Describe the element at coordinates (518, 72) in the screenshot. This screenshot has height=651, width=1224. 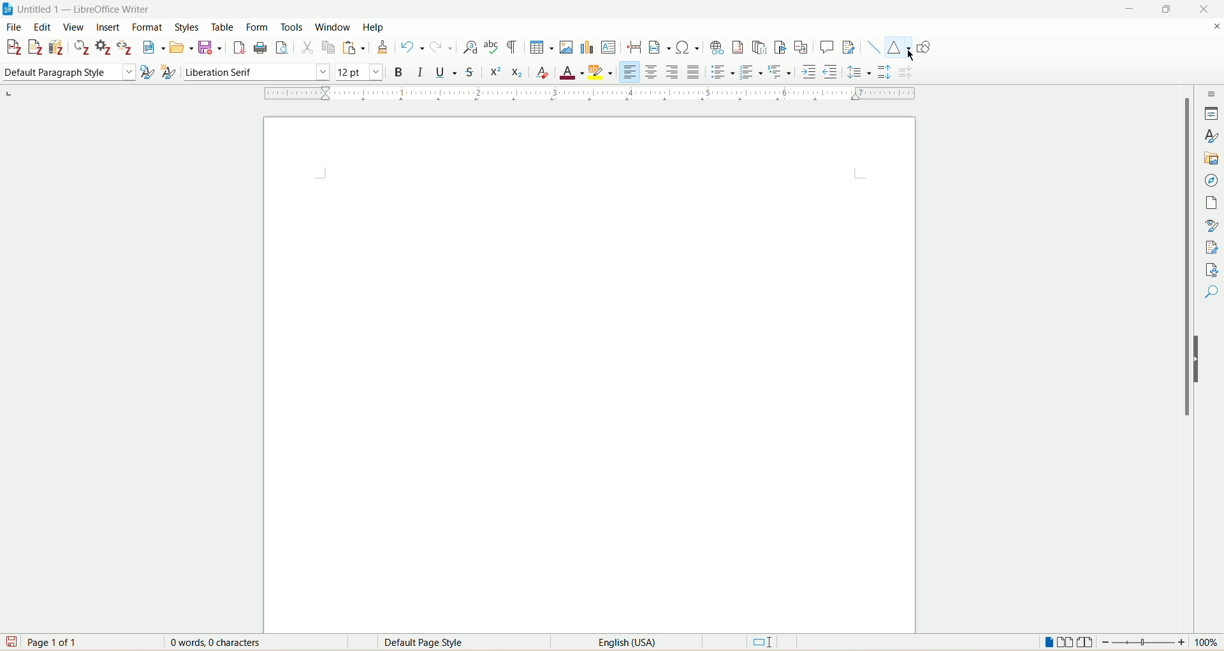
I see `subscript` at that location.